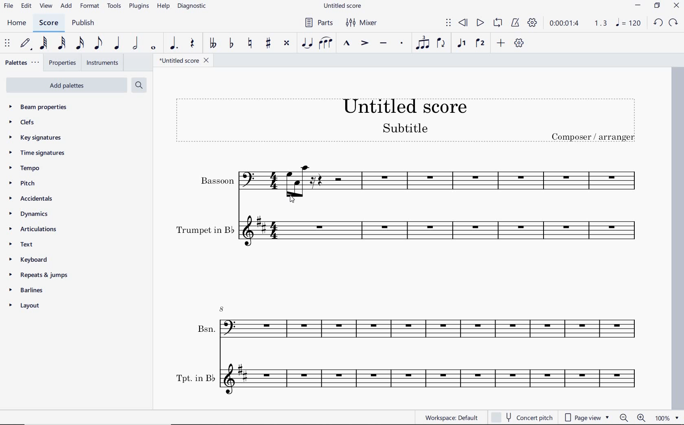  Describe the element at coordinates (90, 7) in the screenshot. I see `format` at that location.